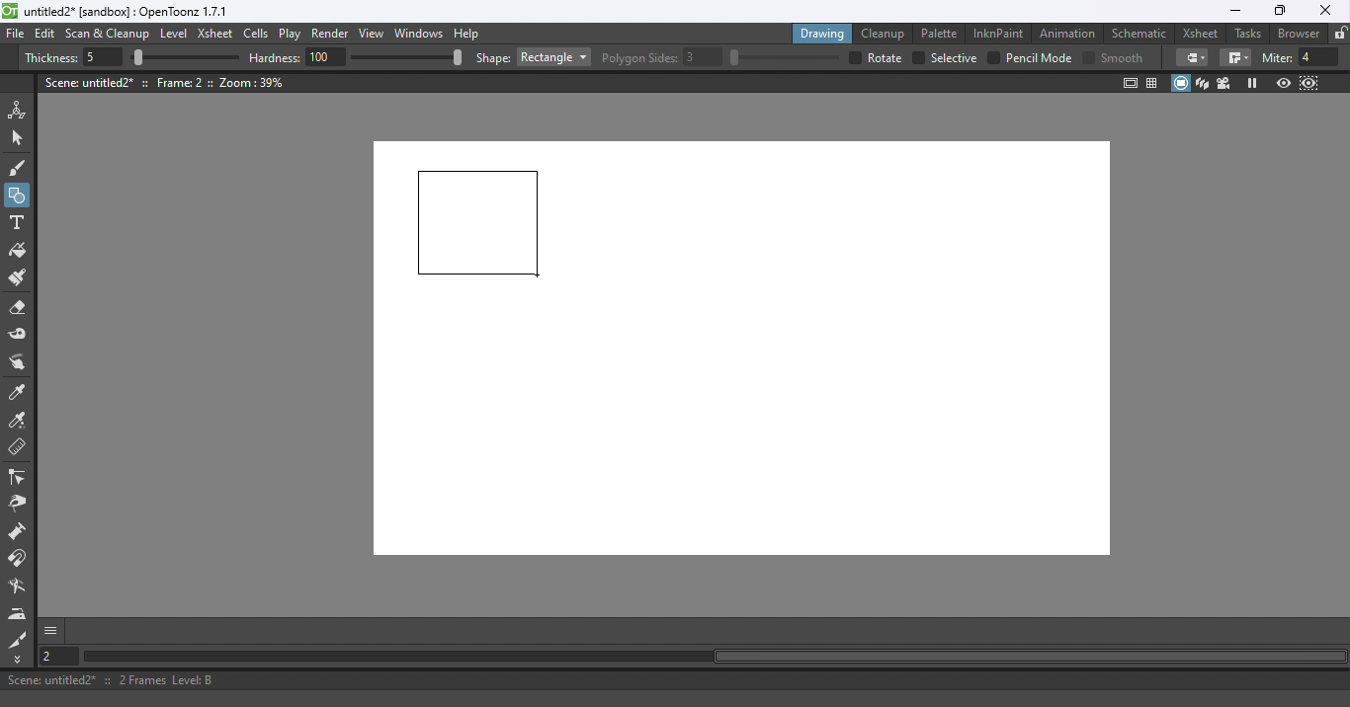  I want to click on Fill tool, so click(18, 253).